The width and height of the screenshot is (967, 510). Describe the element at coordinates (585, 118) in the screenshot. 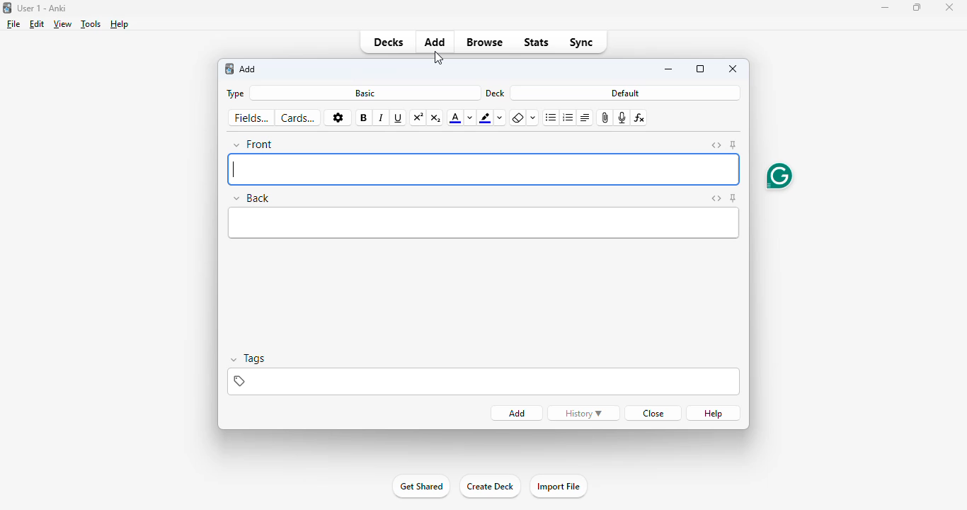

I see `alignment` at that location.